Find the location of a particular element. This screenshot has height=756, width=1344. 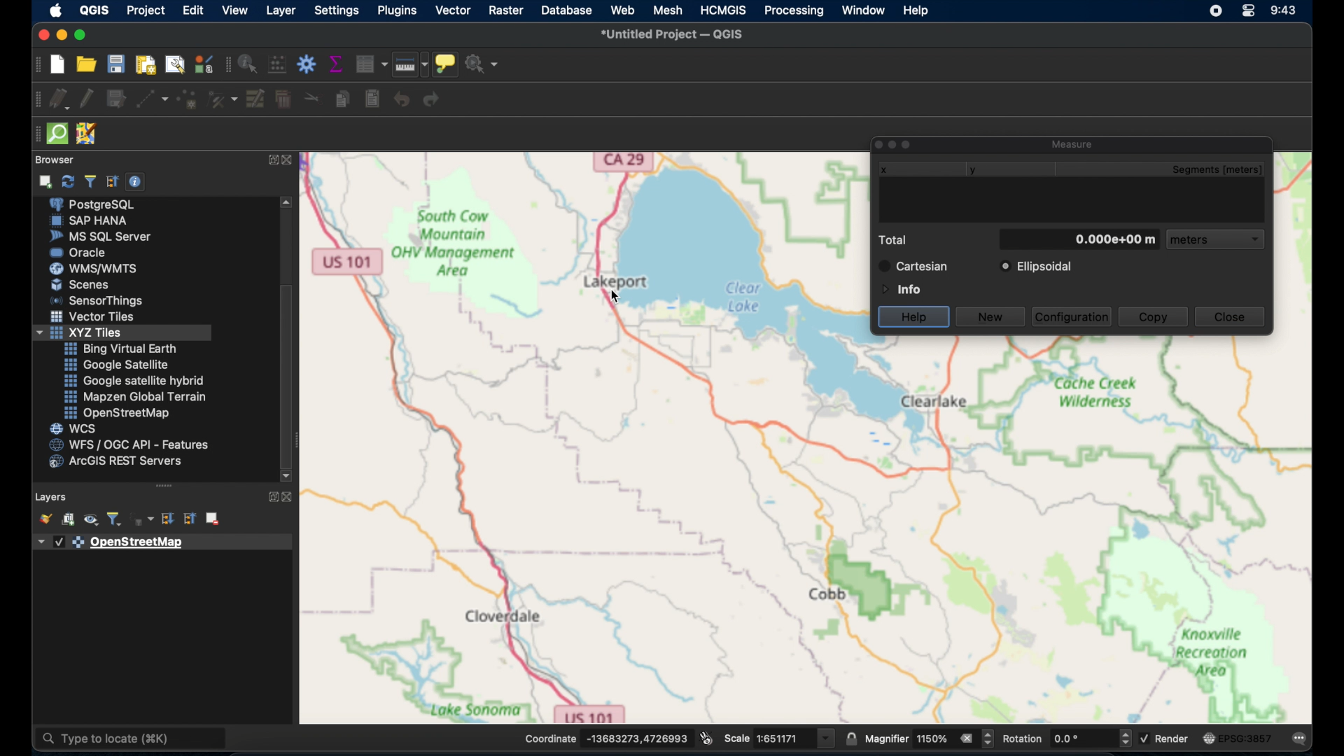

messages is located at coordinates (1301, 739).